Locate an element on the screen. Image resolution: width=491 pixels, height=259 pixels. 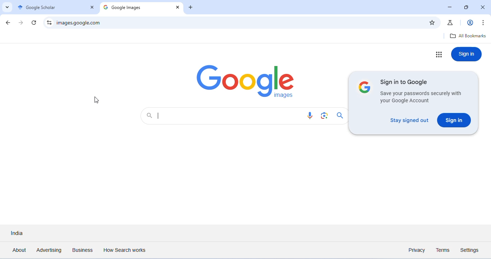
add new tab is located at coordinates (191, 7).